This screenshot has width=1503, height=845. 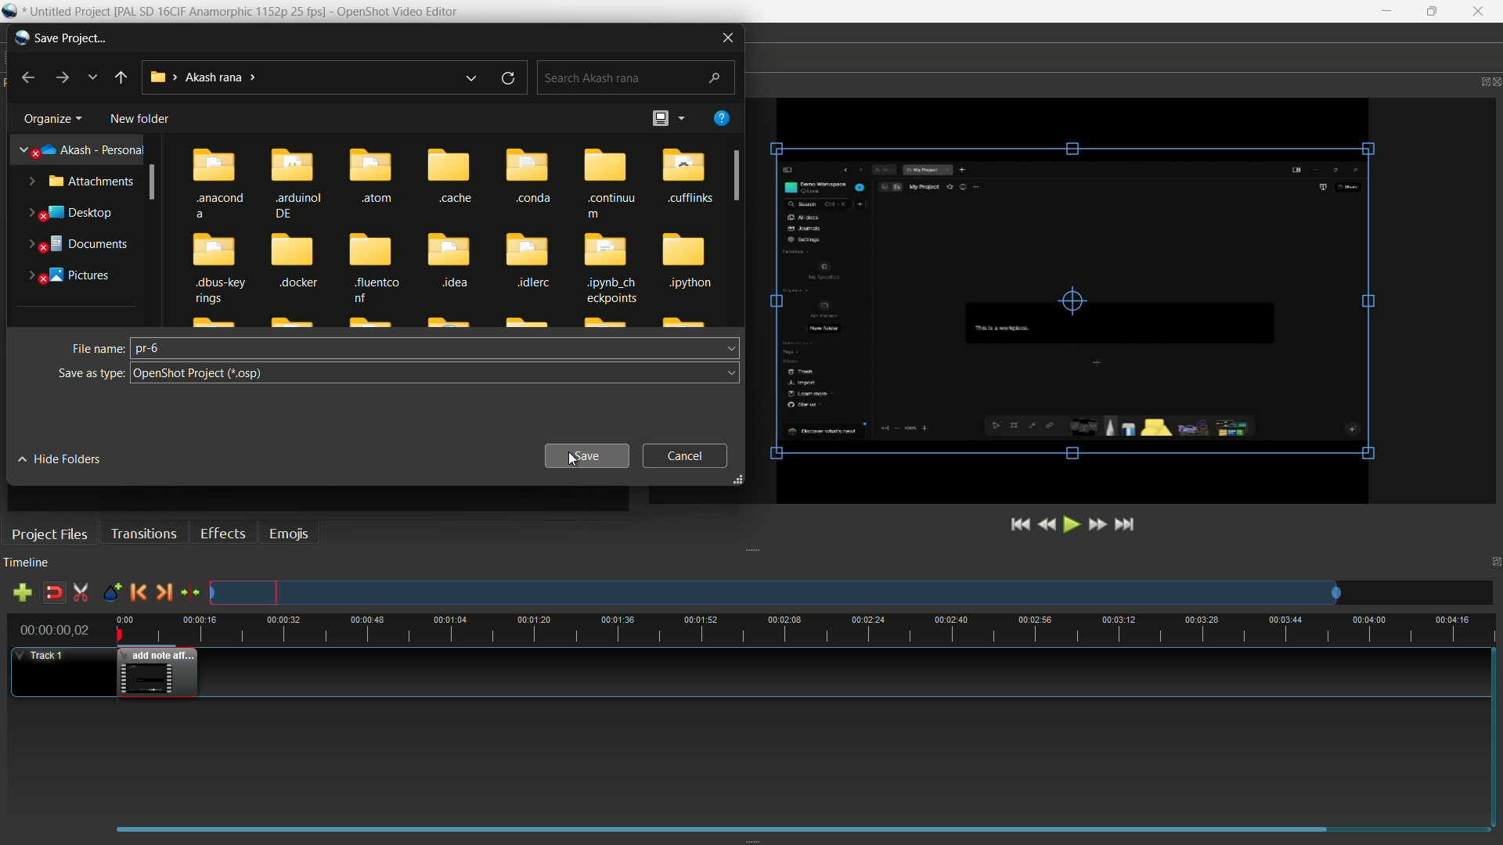 I want to click on add track, so click(x=23, y=593).